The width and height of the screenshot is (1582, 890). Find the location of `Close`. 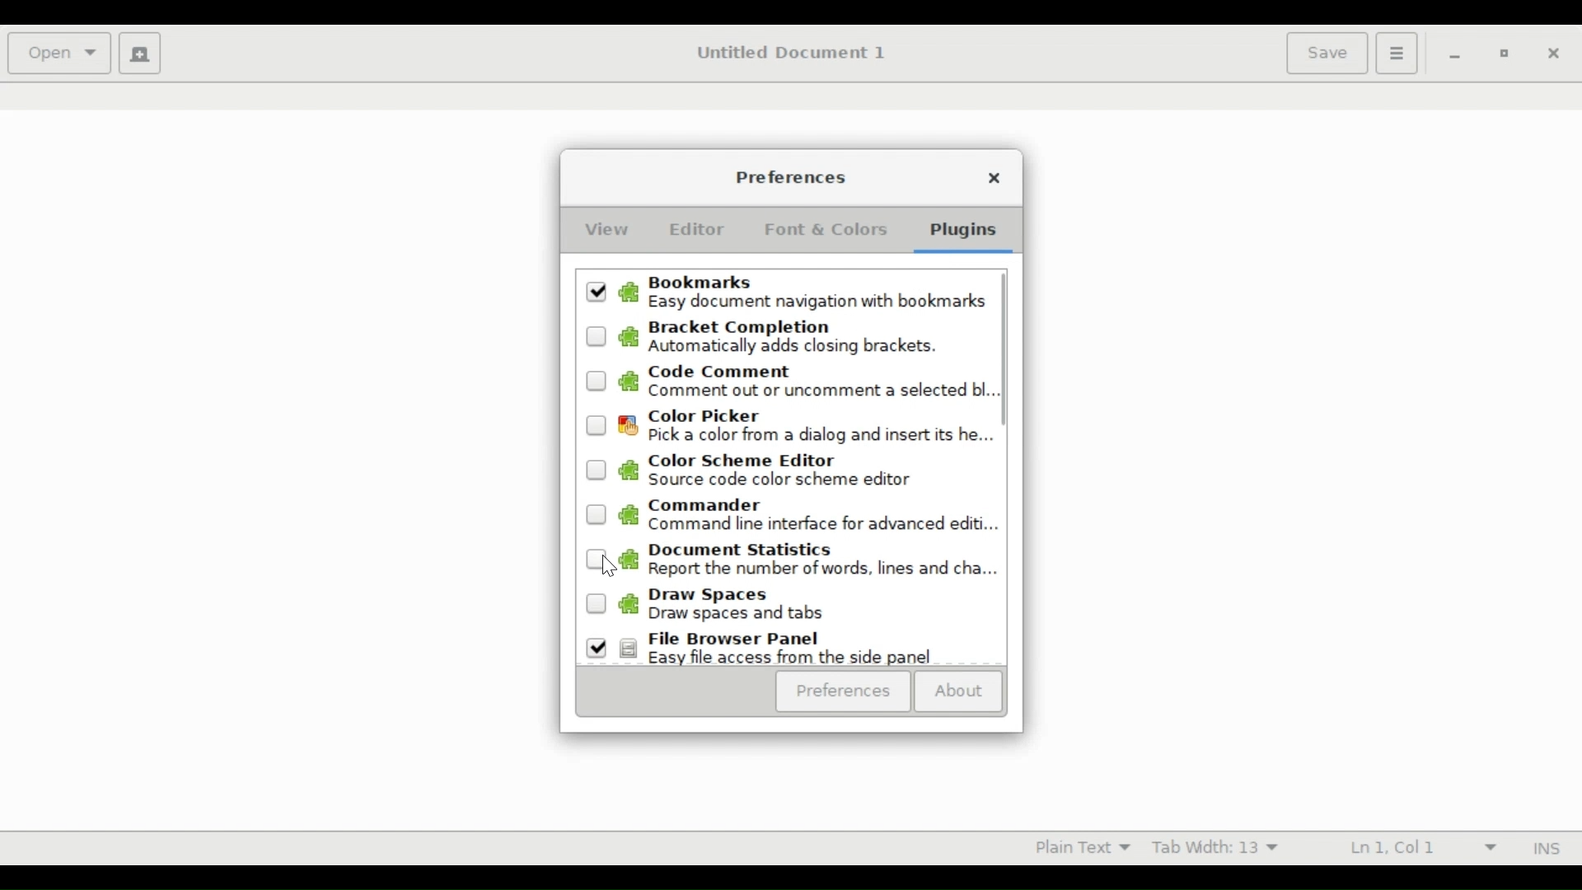

Close is located at coordinates (995, 180).